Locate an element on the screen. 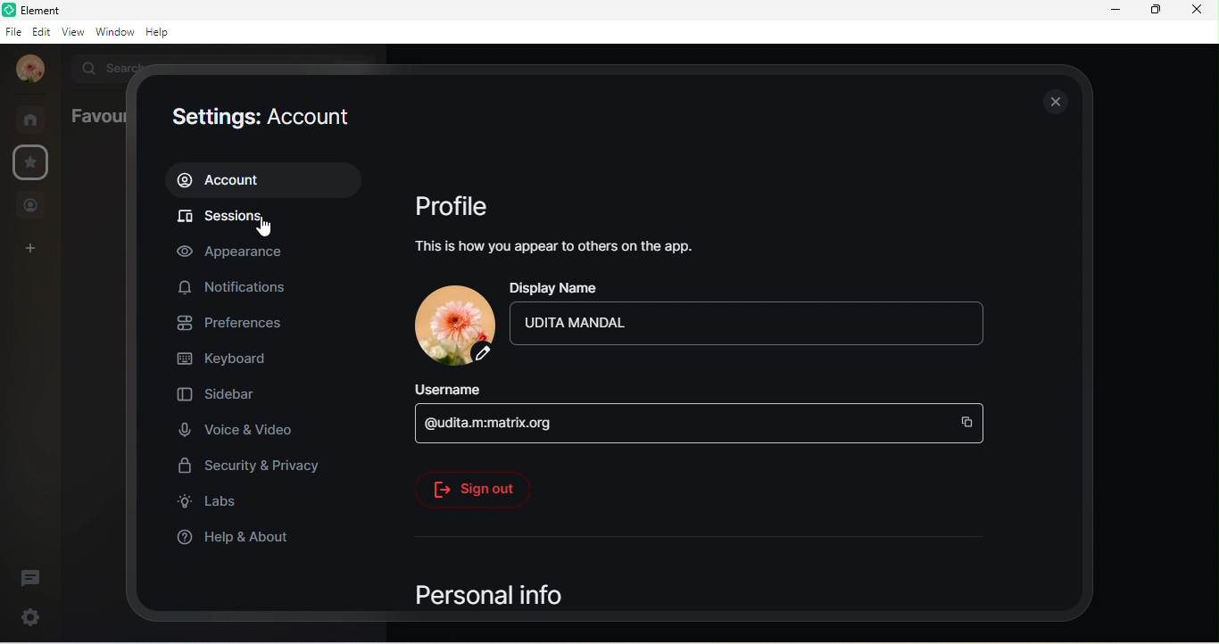  close is located at coordinates (1051, 101).